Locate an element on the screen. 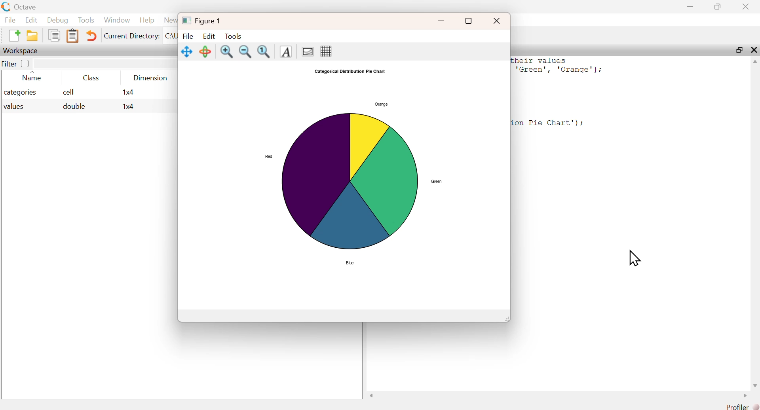 This screenshot has width=760, height=410. full screen is located at coordinates (468, 21).